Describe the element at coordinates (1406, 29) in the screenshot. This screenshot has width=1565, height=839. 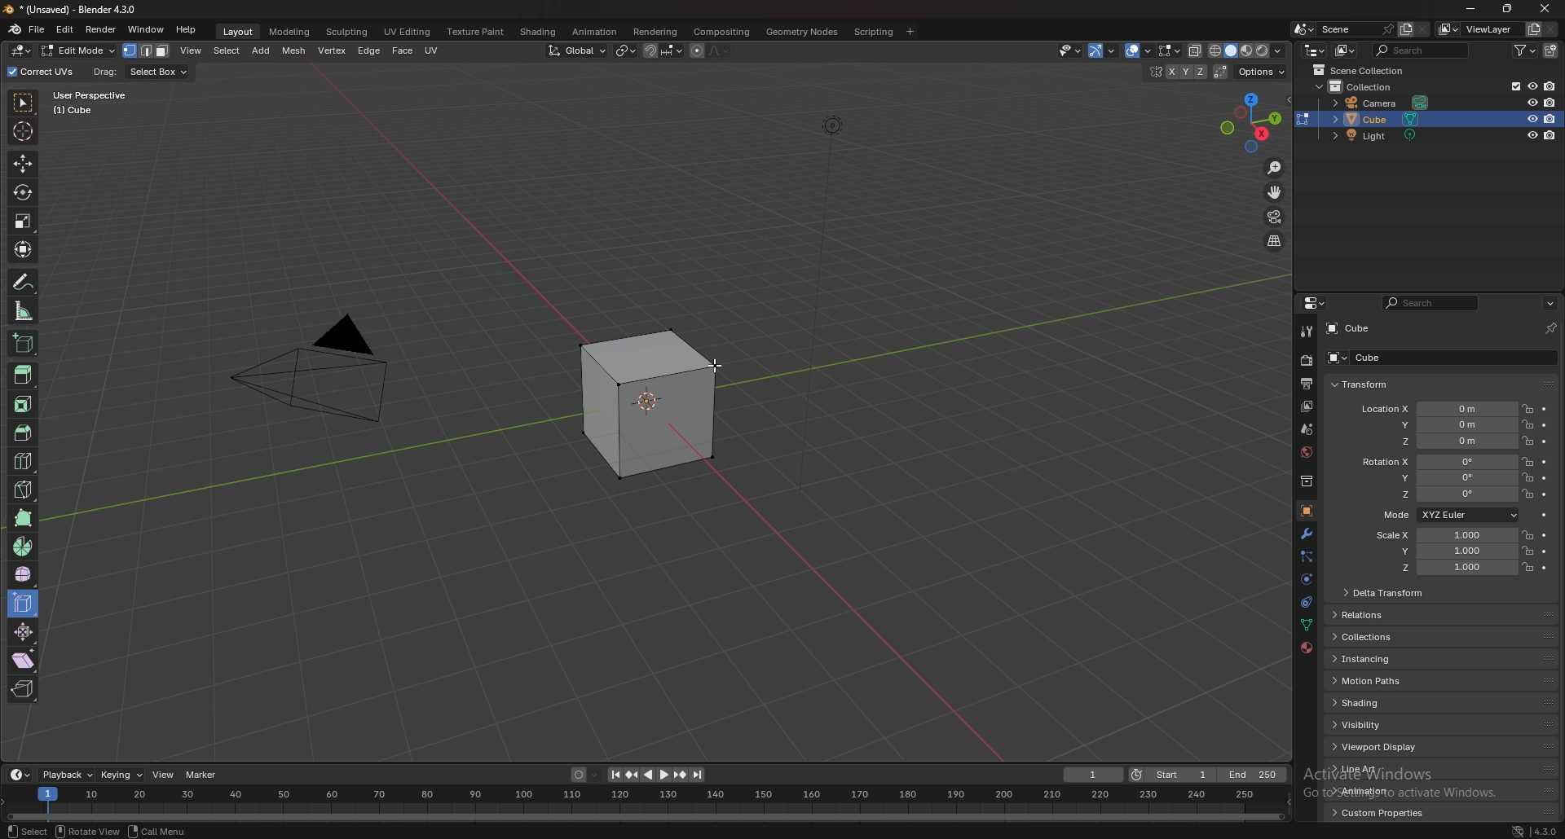
I see `add layer` at that location.